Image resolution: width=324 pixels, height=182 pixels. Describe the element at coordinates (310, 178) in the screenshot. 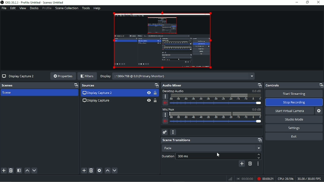

I see `30.00/30.00 FPS` at that location.